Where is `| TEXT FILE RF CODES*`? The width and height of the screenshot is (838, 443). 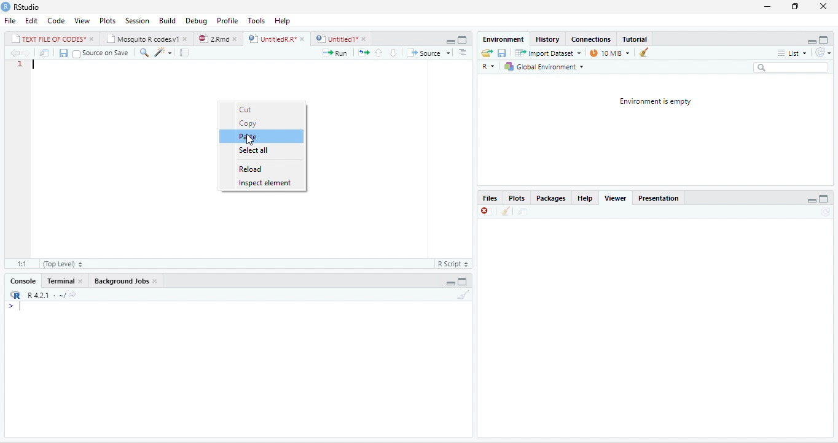
| TEXT FILE RF CODES* is located at coordinates (48, 37).